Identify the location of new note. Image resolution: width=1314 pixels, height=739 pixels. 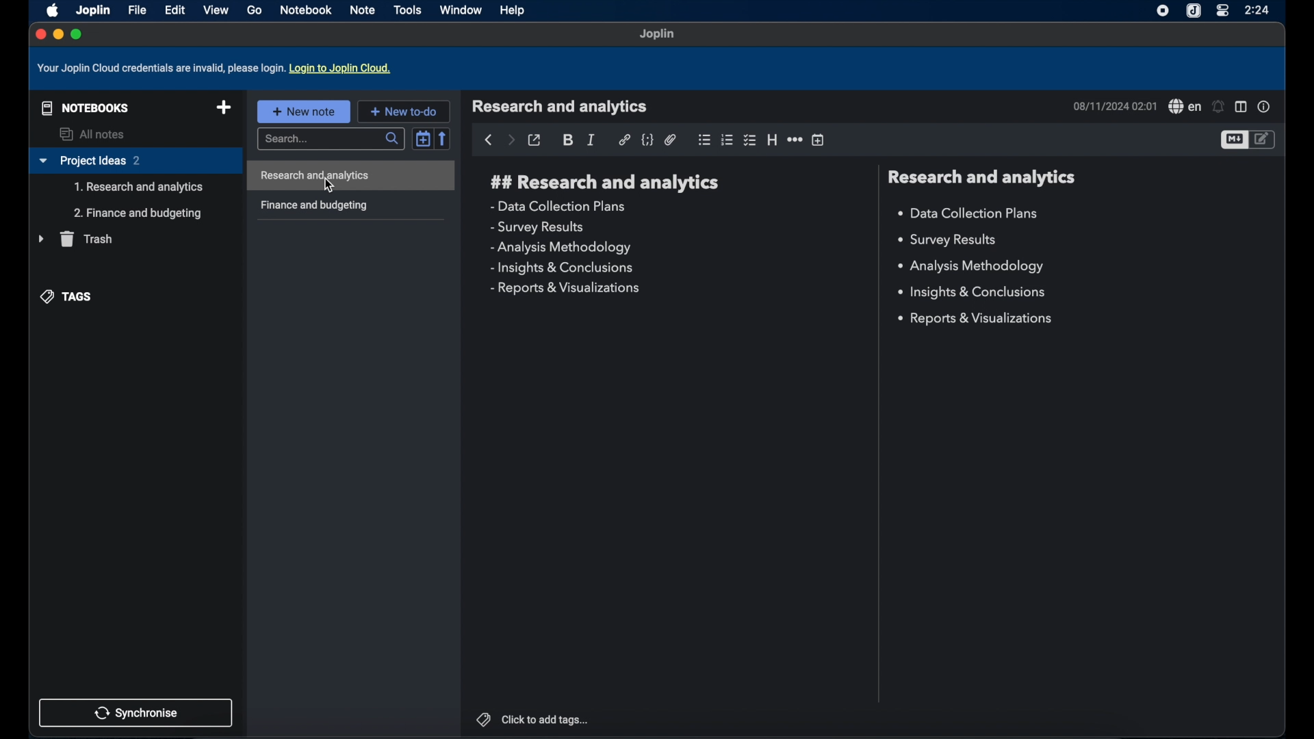
(303, 111).